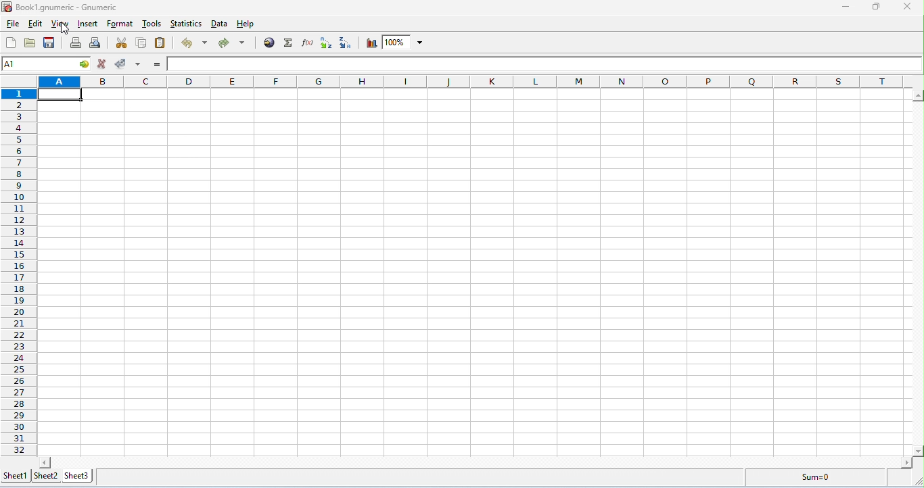  I want to click on function wizard, so click(307, 42).